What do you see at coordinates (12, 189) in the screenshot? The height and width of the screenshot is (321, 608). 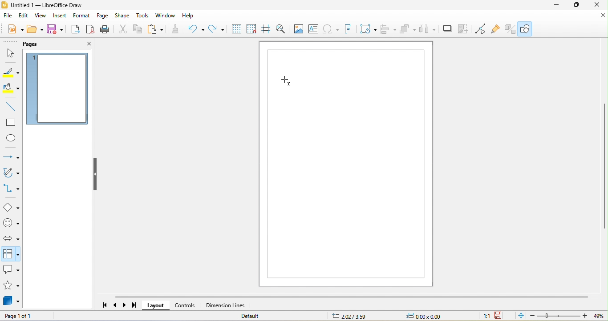 I see `connectors` at bounding box center [12, 189].